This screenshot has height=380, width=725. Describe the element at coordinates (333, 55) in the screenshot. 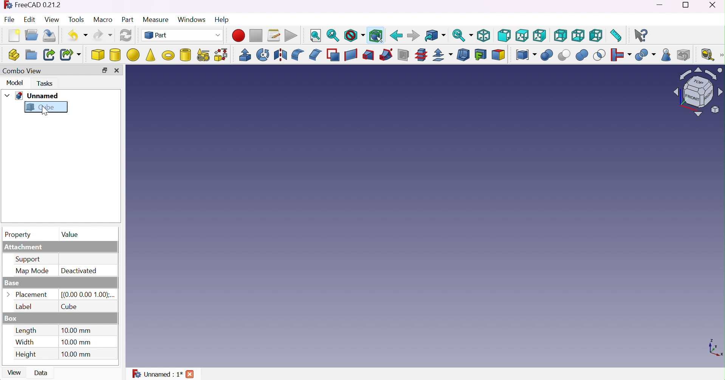

I see `Make face from wires` at that location.